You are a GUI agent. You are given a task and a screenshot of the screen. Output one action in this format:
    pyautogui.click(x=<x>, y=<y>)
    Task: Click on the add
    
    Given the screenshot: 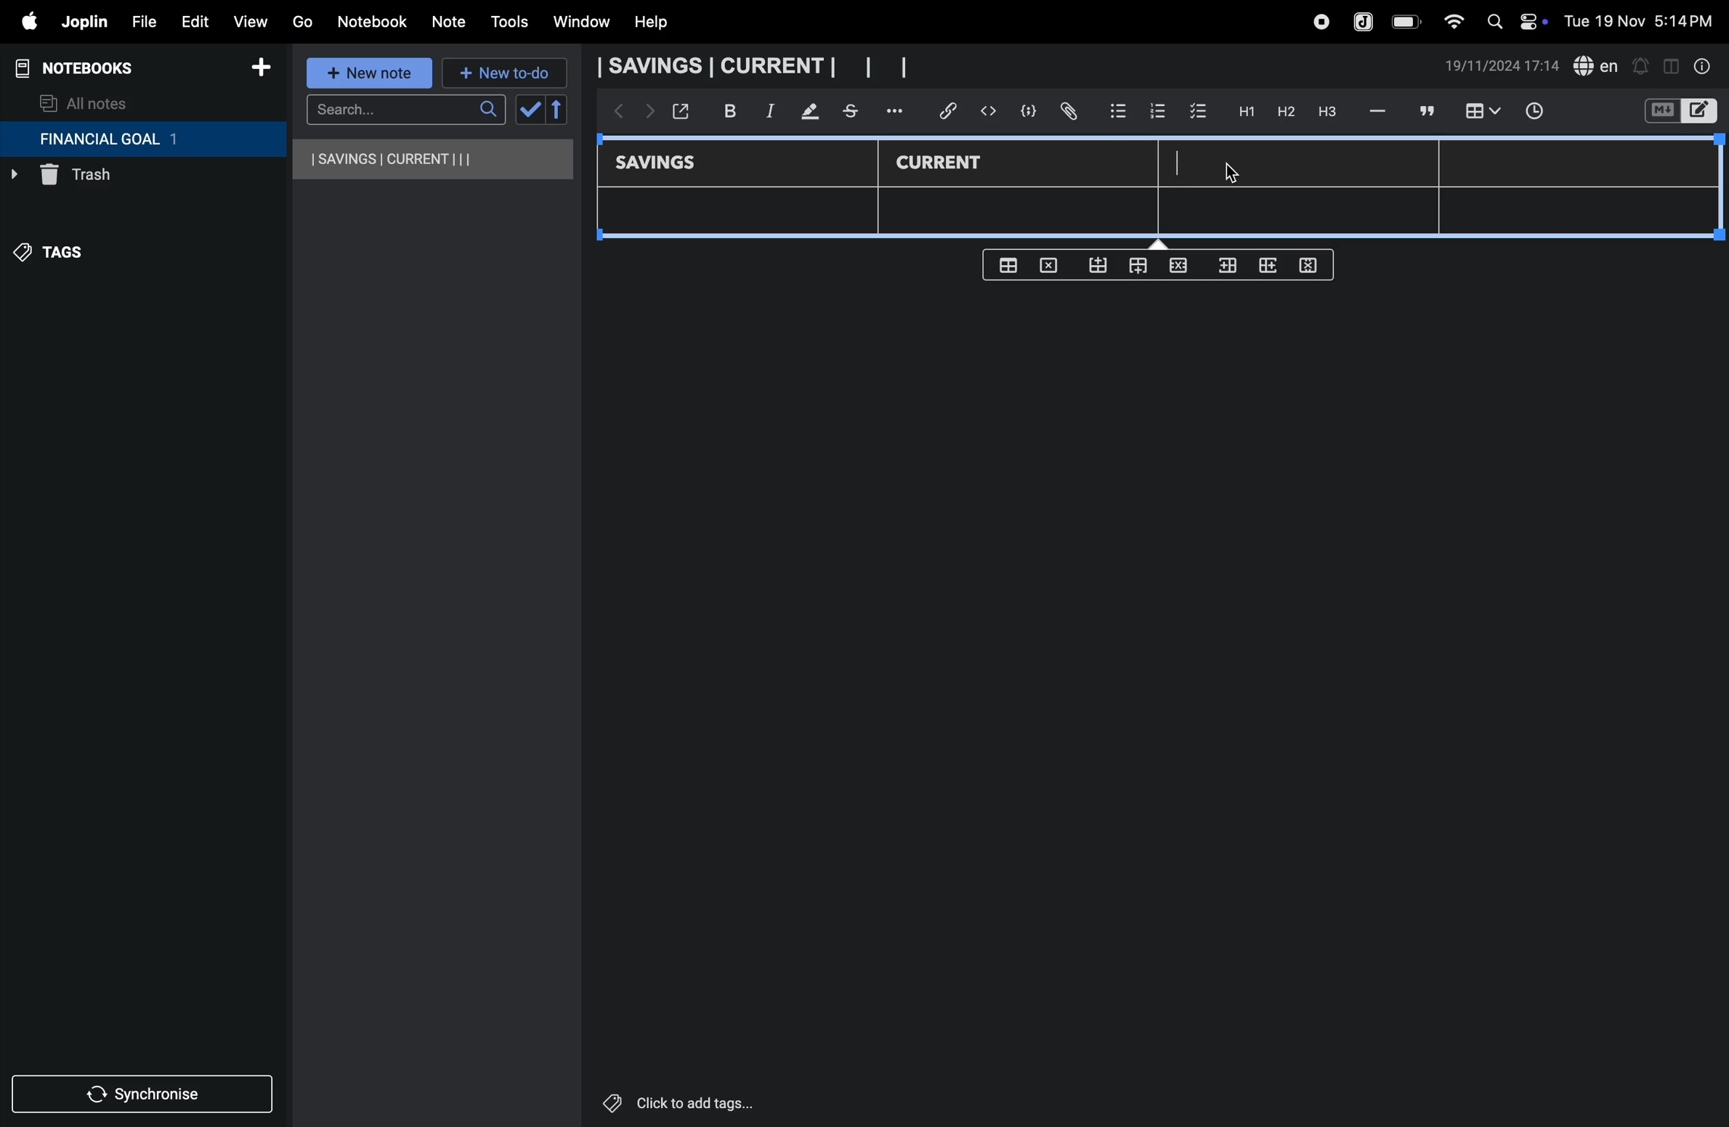 What is the action you would take?
    pyautogui.click(x=261, y=70)
    